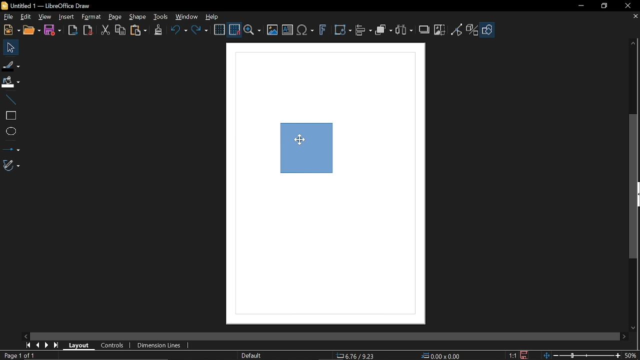 The width and height of the screenshot is (640, 360). What do you see at coordinates (4, 6) in the screenshot?
I see `LibreOffice Logo` at bounding box center [4, 6].